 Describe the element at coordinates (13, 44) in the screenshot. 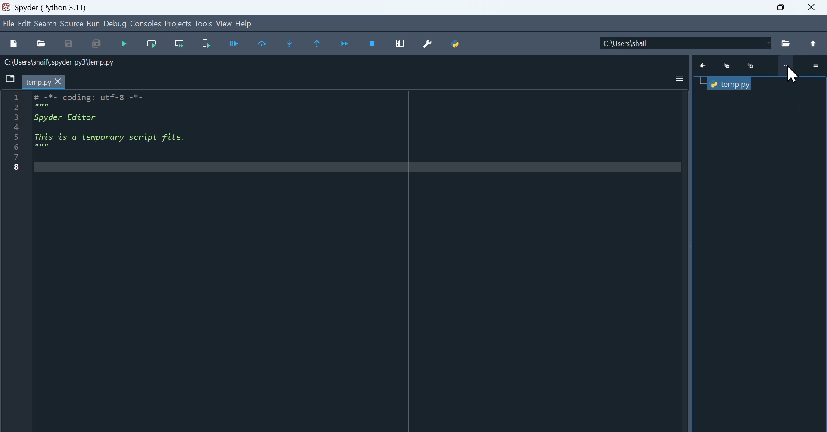

I see `New files` at that location.